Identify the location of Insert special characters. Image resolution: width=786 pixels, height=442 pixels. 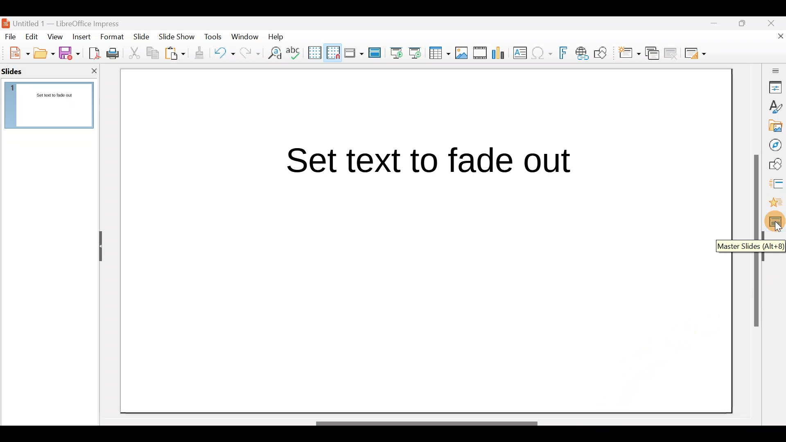
(543, 54).